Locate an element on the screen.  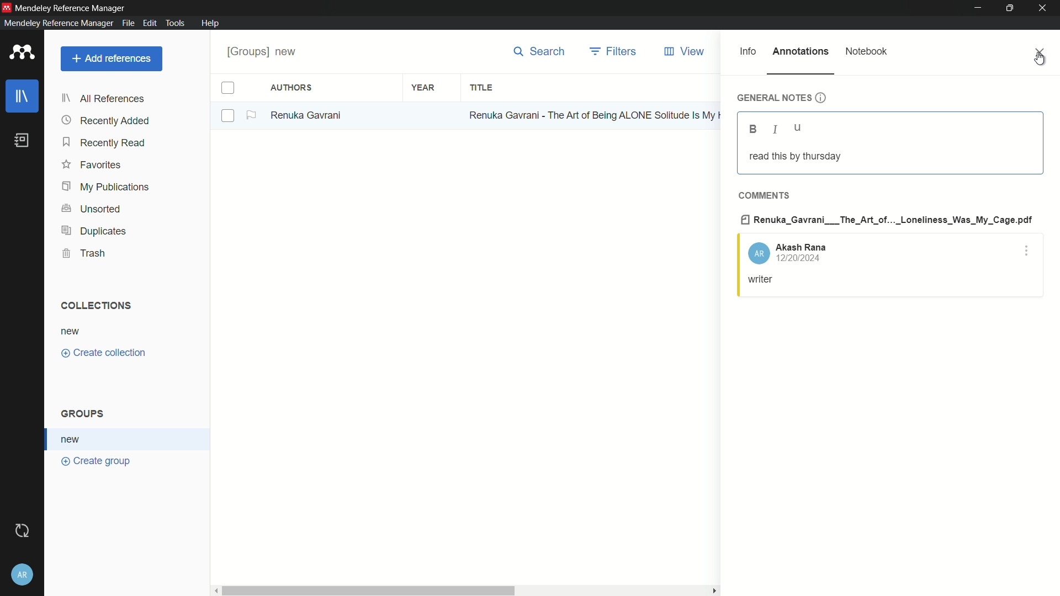
cursor is located at coordinates (1040, 58).